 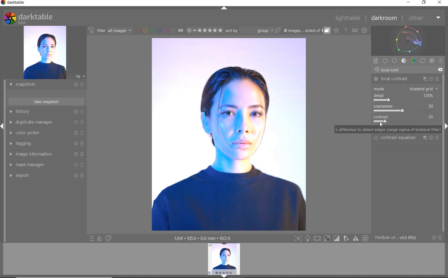 I want to click on TAGGING, so click(x=45, y=144).